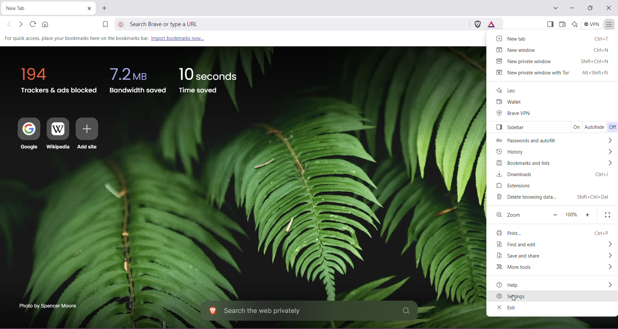 Image resolution: width=618 pixels, height=329 pixels. I want to click on Leo, so click(508, 90).